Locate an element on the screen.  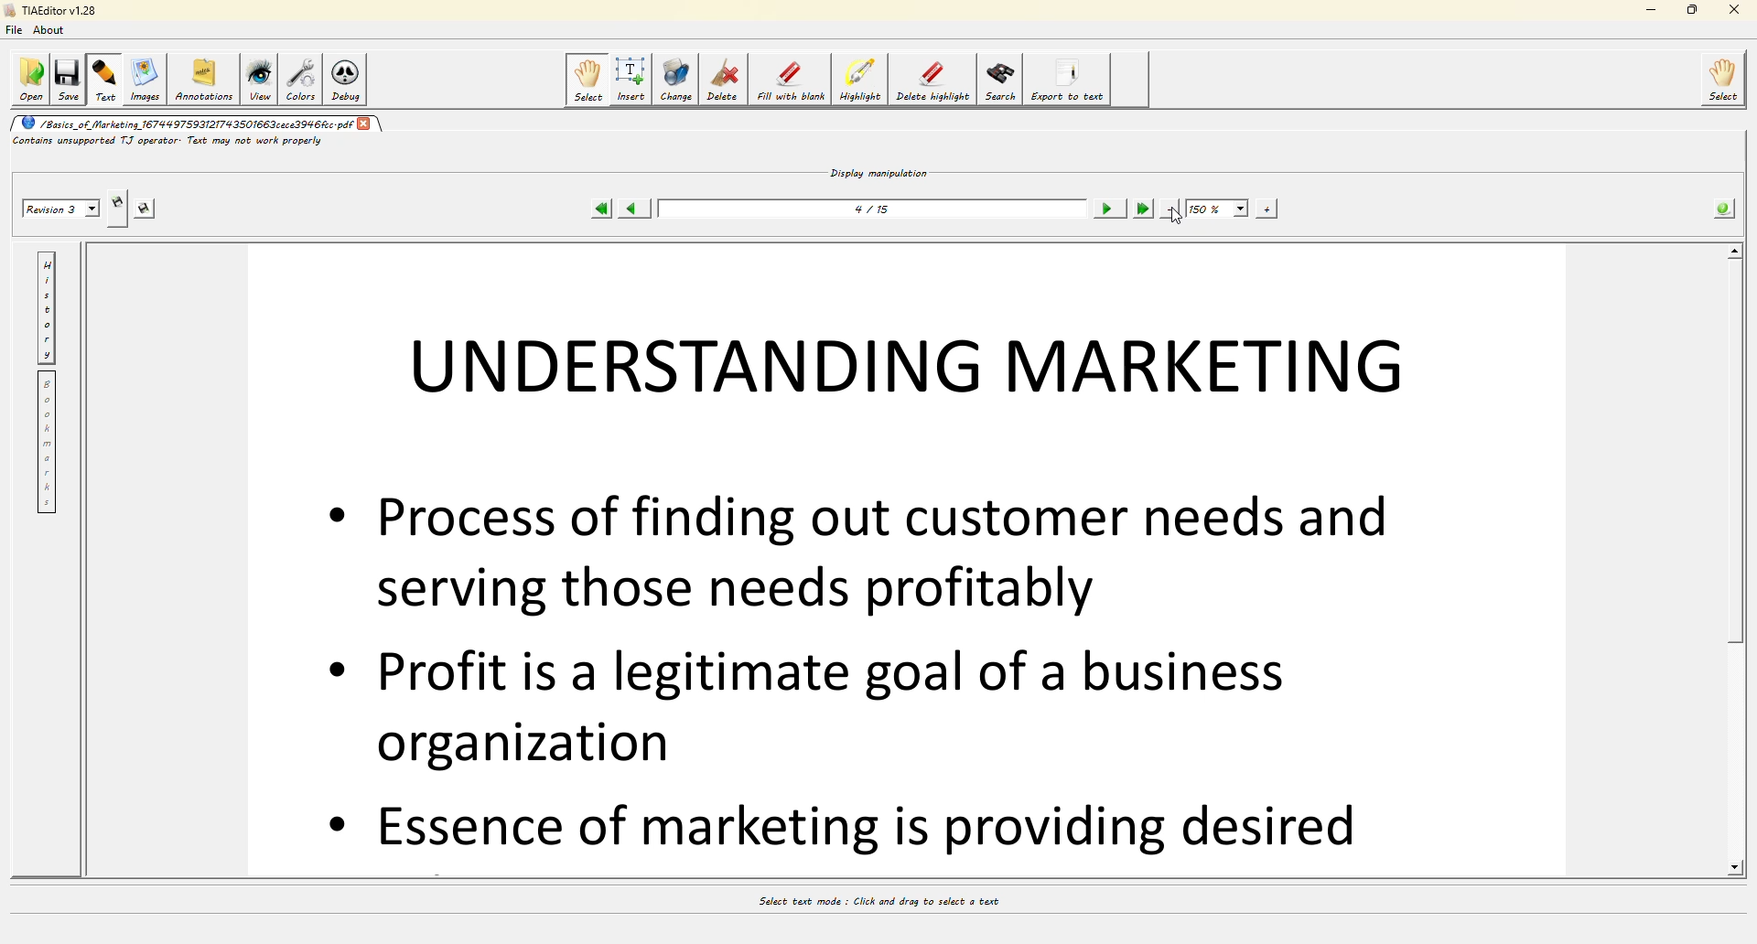
create revision is located at coordinates (116, 201).